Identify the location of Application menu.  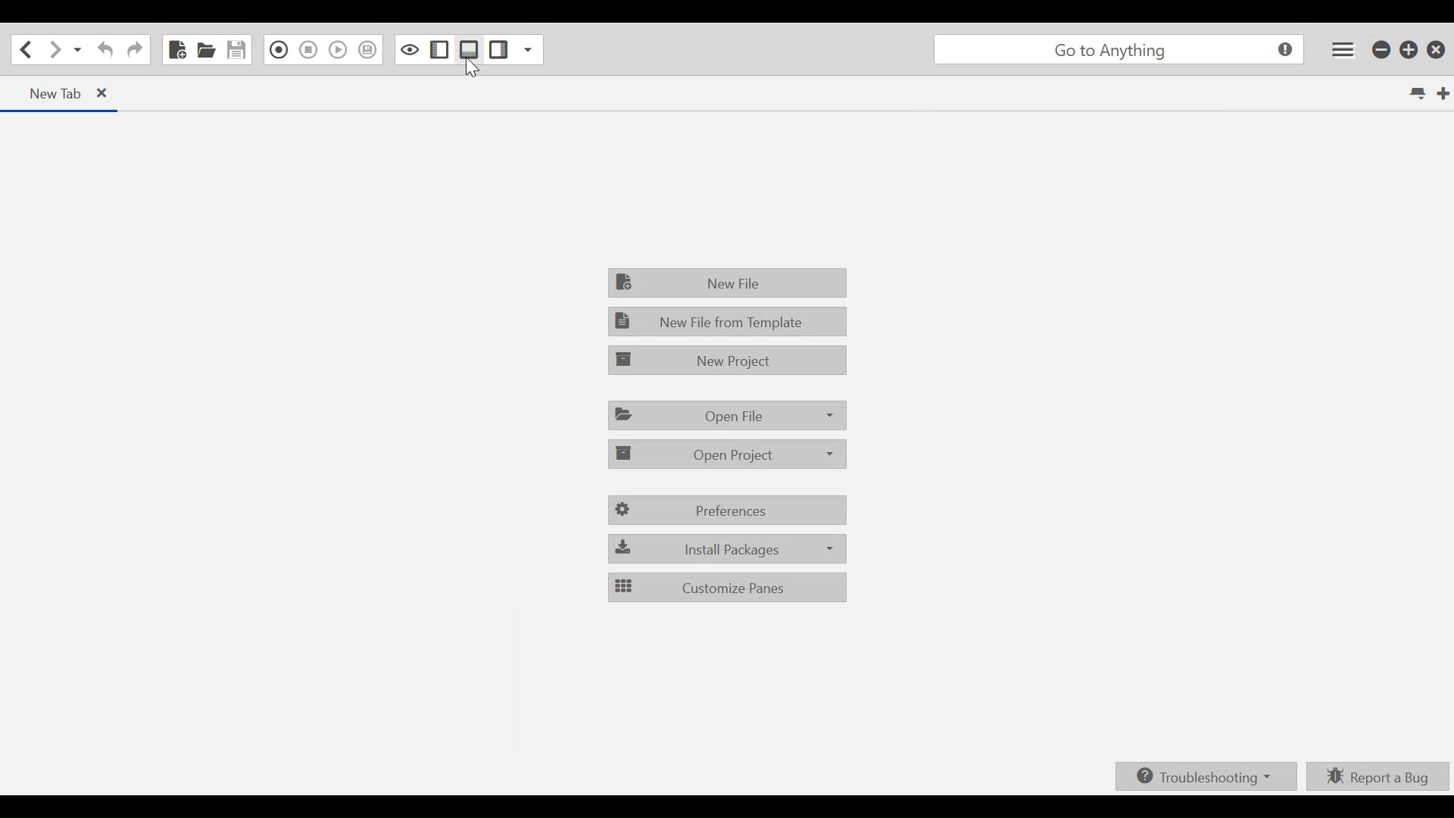
(1341, 48).